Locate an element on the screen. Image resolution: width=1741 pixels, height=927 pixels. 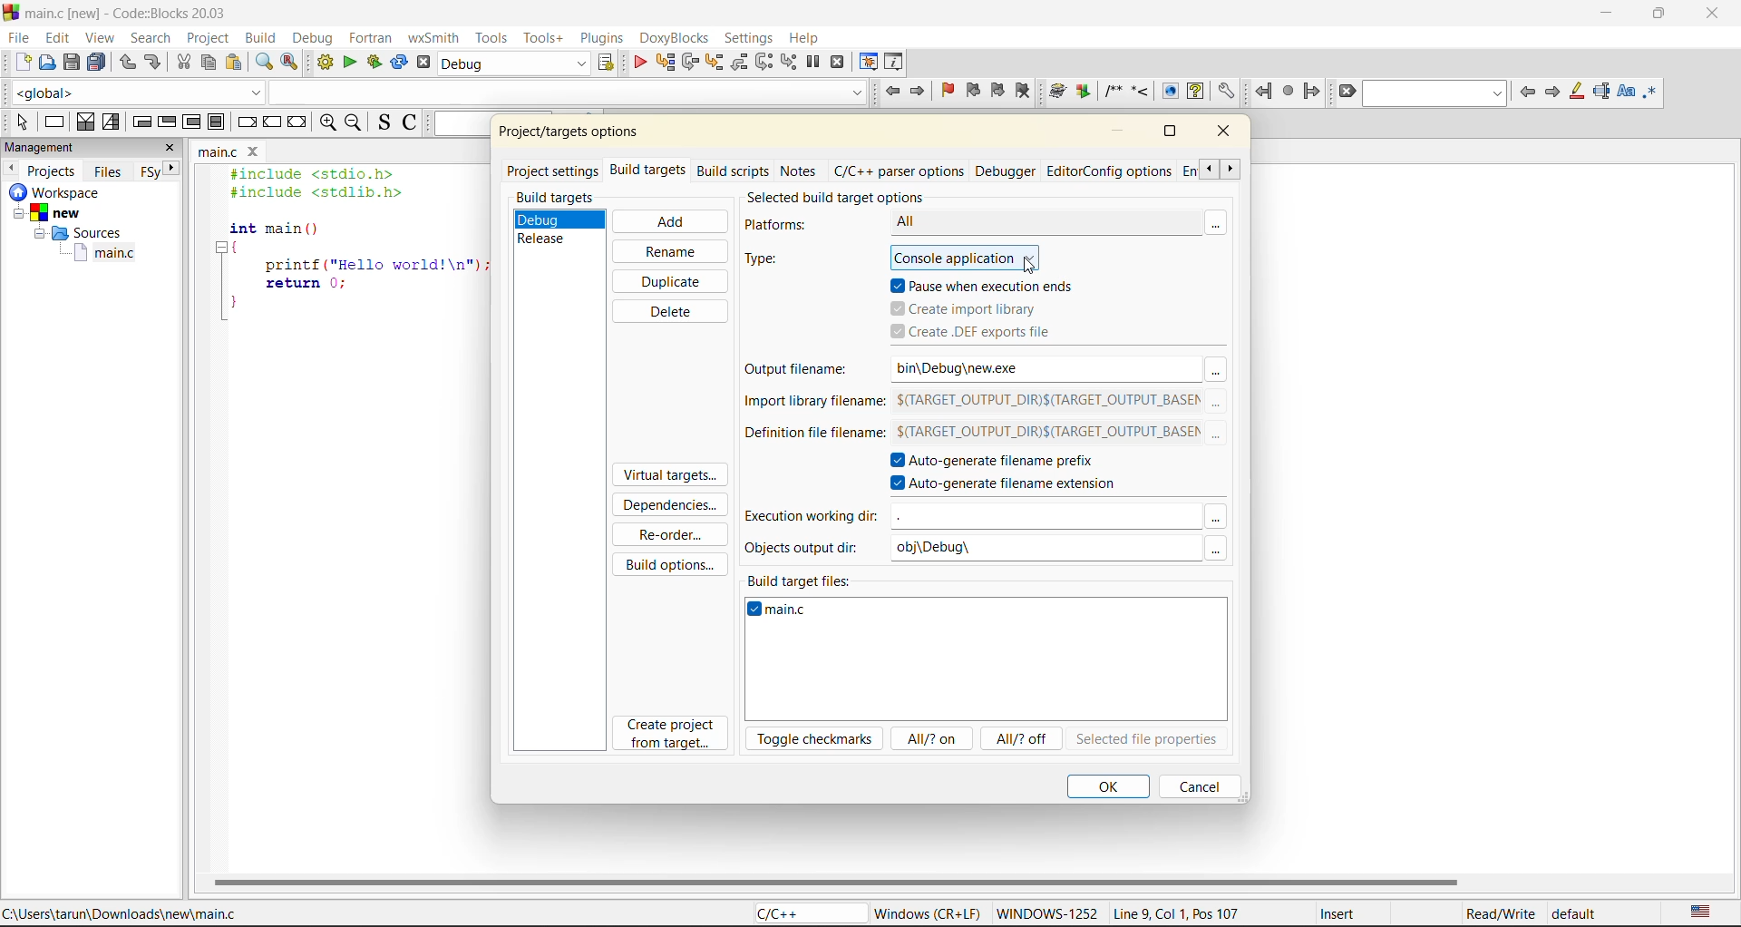
jump forward is located at coordinates (919, 93).